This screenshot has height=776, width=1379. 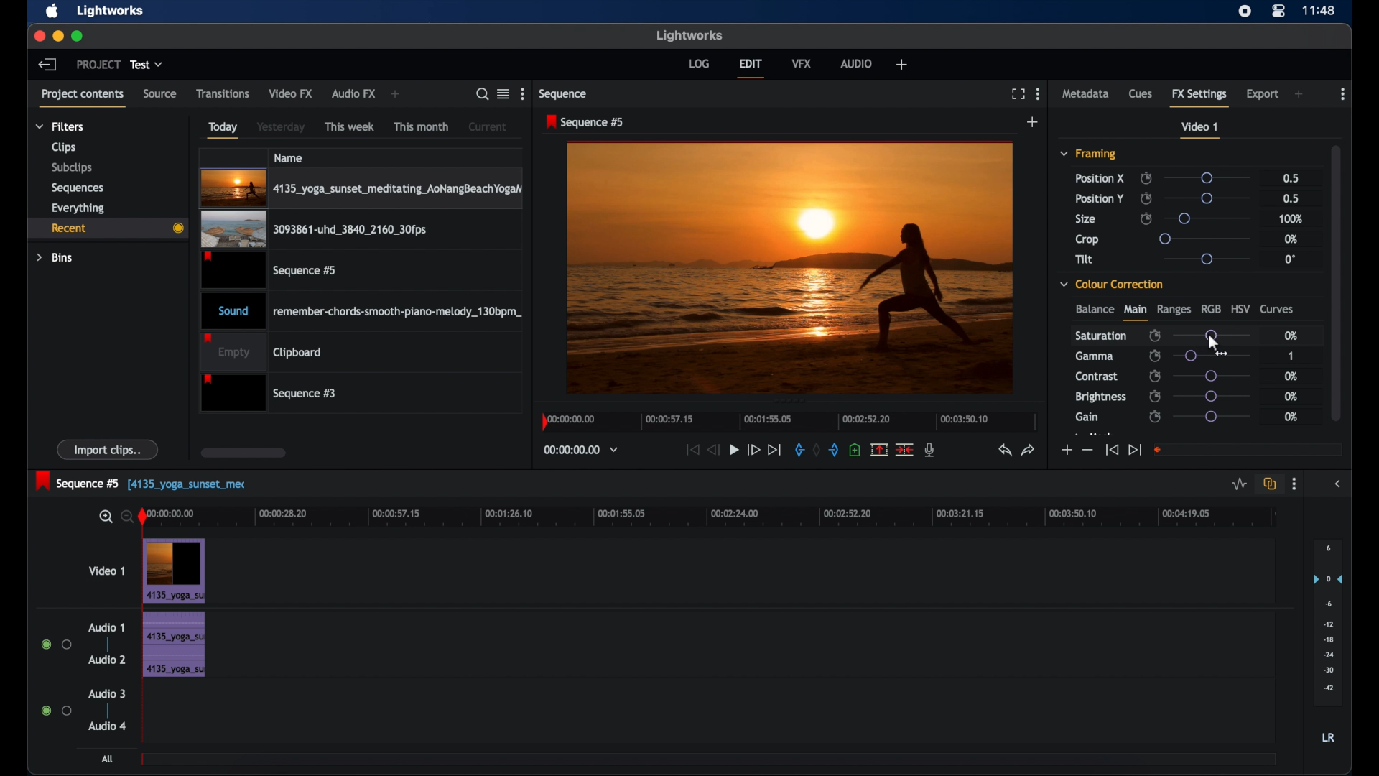 What do you see at coordinates (1248, 449) in the screenshot?
I see `empty field` at bounding box center [1248, 449].